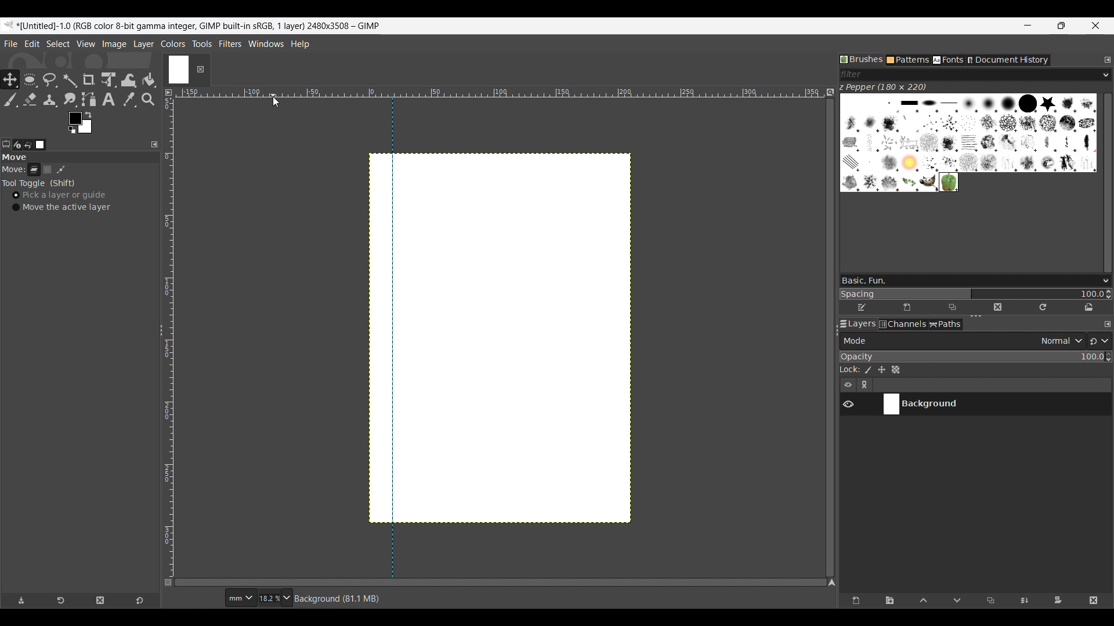 This screenshot has height=626, width=1114. Describe the element at coordinates (143, 44) in the screenshot. I see `Layer menu` at that location.